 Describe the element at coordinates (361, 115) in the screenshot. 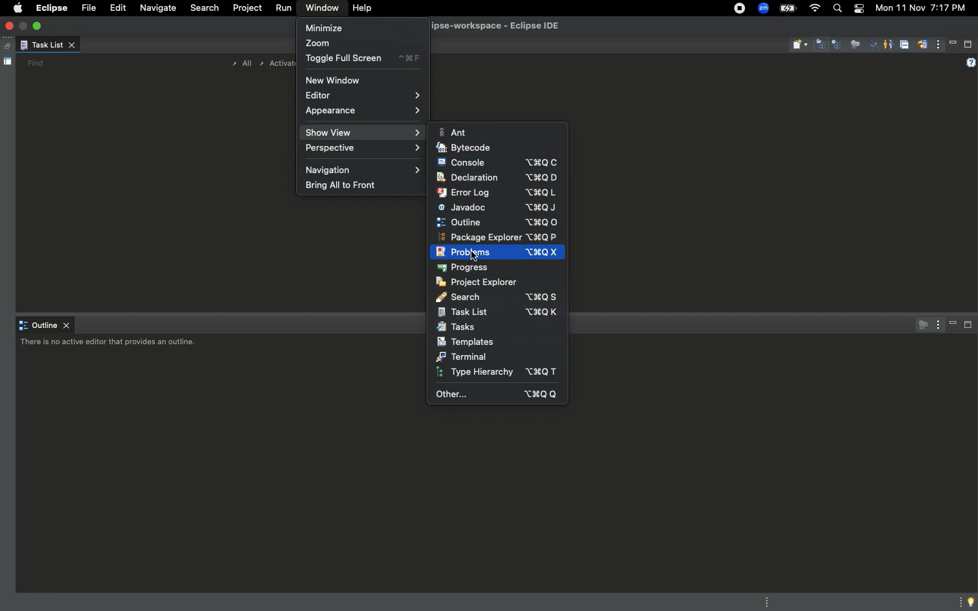

I see `appearance` at that location.